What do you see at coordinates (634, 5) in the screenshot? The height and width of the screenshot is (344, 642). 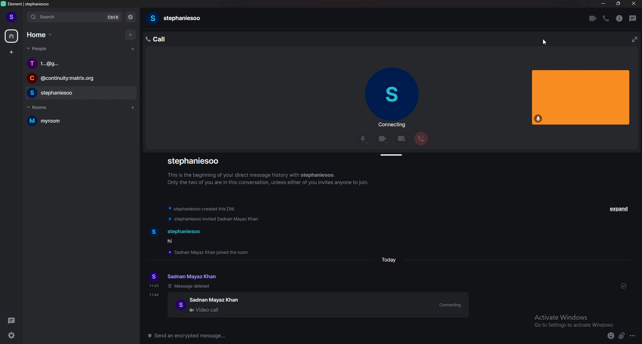 I see `close` at bounding box center [634, 5].